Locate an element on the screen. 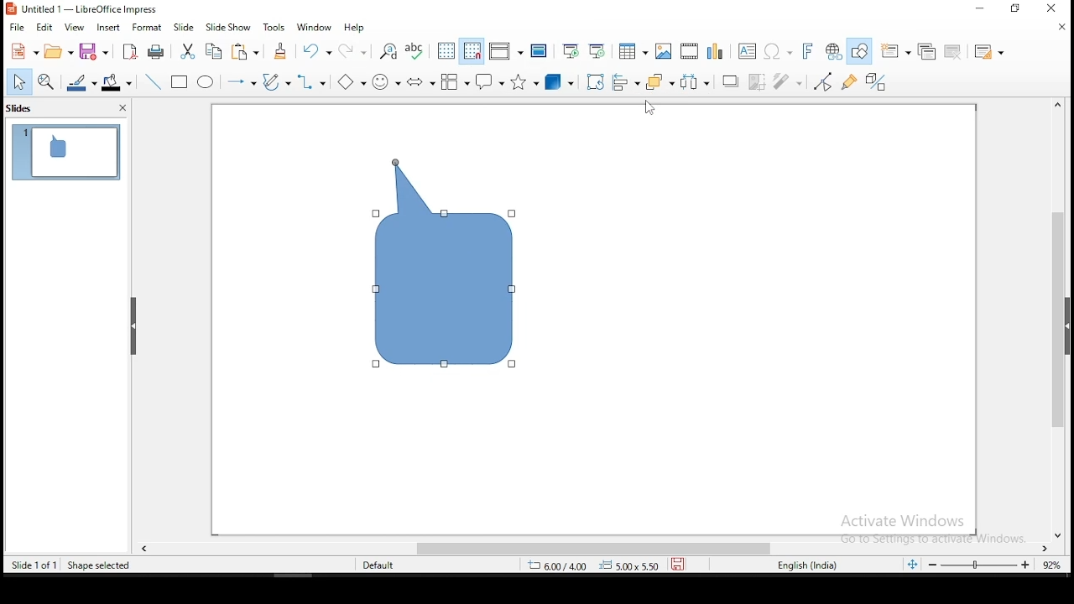 This screenshot has width=1074, height=604. save is located at coordinates (94, 51).